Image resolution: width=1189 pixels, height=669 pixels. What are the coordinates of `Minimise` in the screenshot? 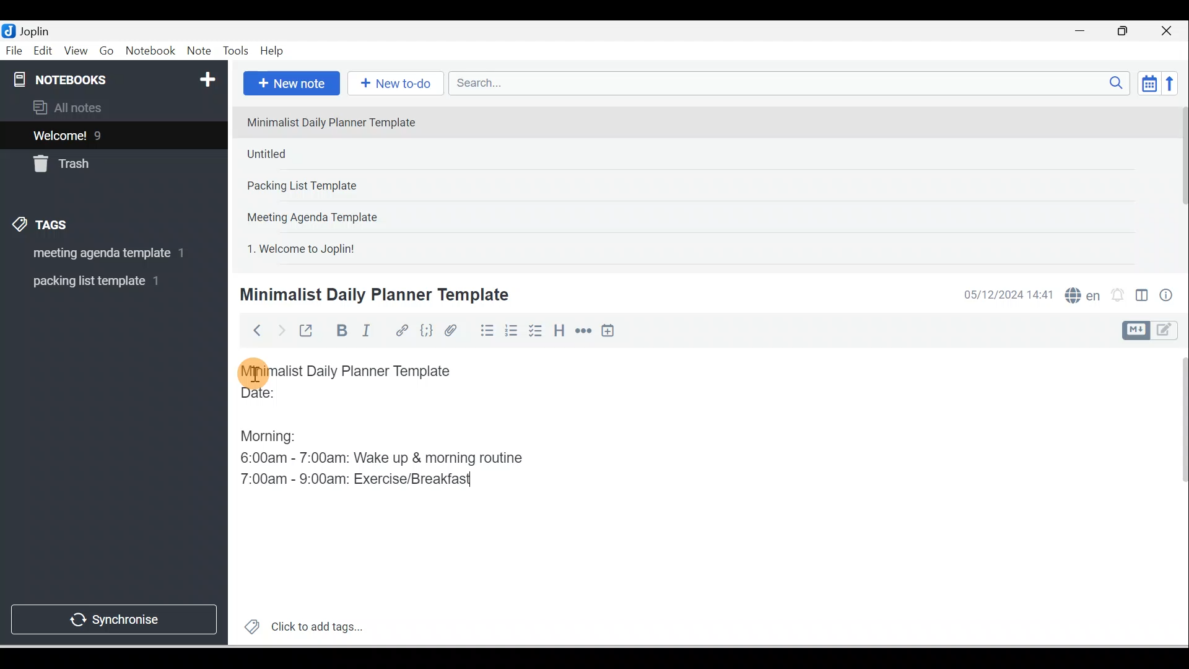 It's located at (1084, 32).